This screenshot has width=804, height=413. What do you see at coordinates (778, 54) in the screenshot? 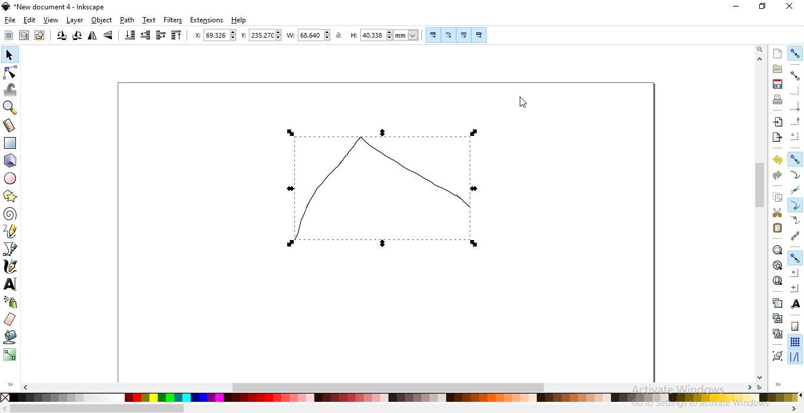
I see `create a document` at bounding box center [778, 54].